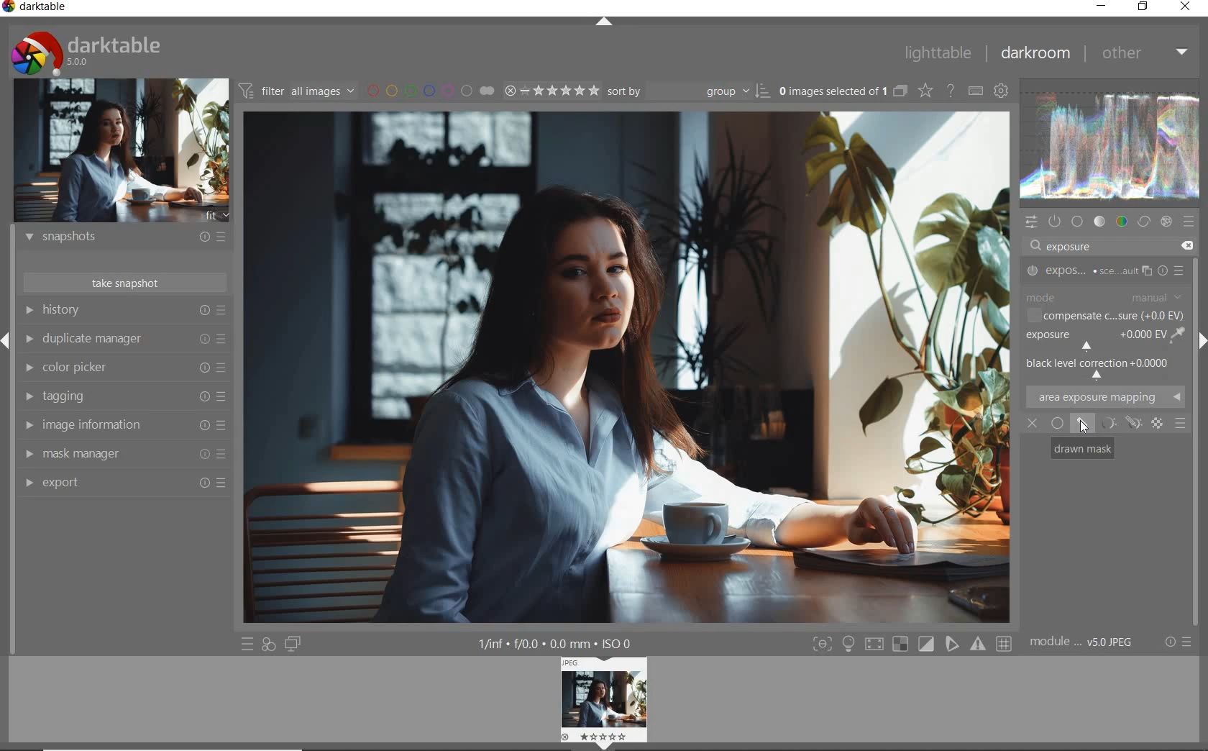 The image size is (1208, 751). Describe the element at coordinates (127, 424) in the screenshot. I see `image information` at that location.